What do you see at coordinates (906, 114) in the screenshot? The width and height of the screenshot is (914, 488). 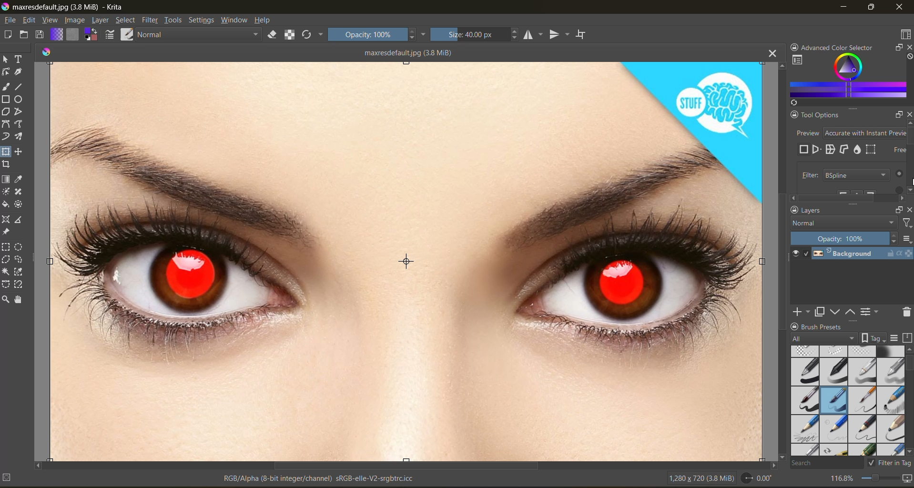 I see `close docker` at bounding box center [906, 114].